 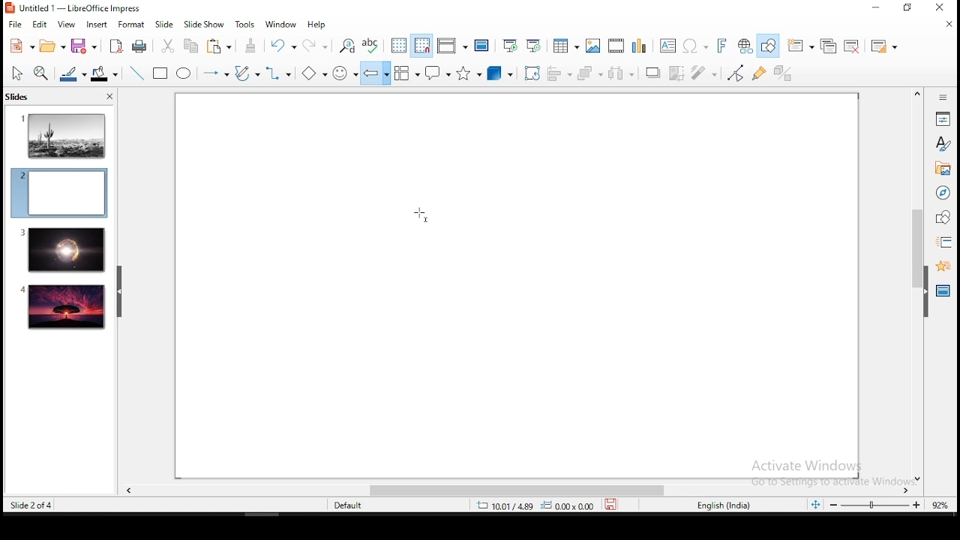 What do you see at coordinates (108, 98) in the screenshot?
I see `close` at bounding box center [108, 98].